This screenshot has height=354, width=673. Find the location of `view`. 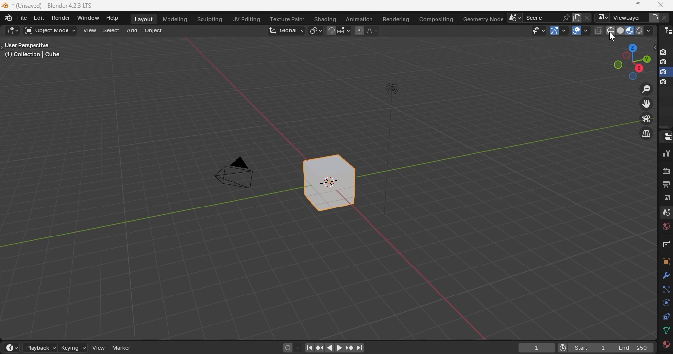

view is located at coordinates (99, 348).